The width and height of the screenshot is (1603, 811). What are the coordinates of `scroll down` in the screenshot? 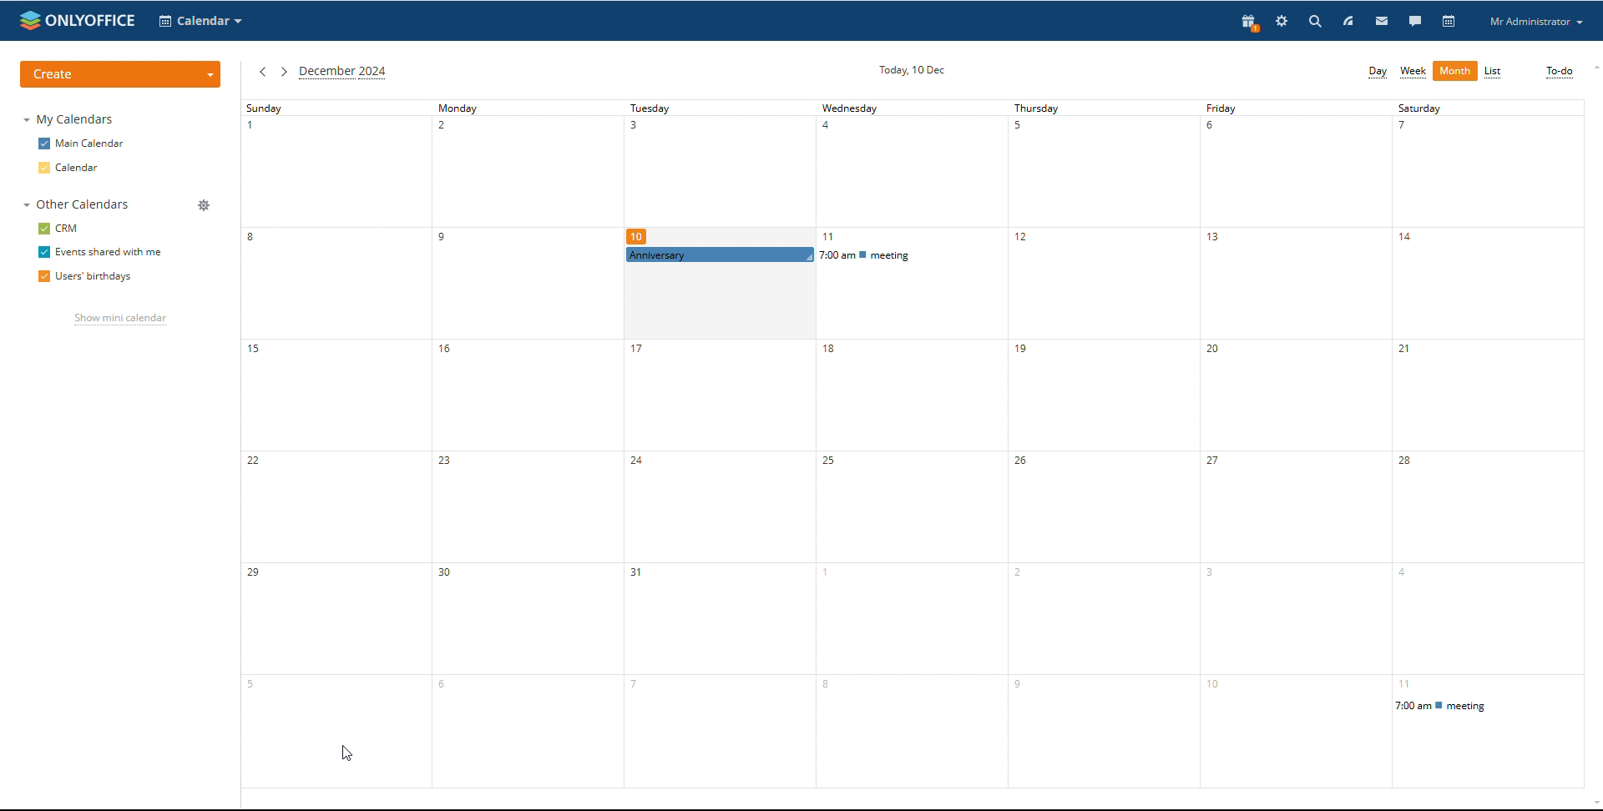 It's located at (1593, 805).